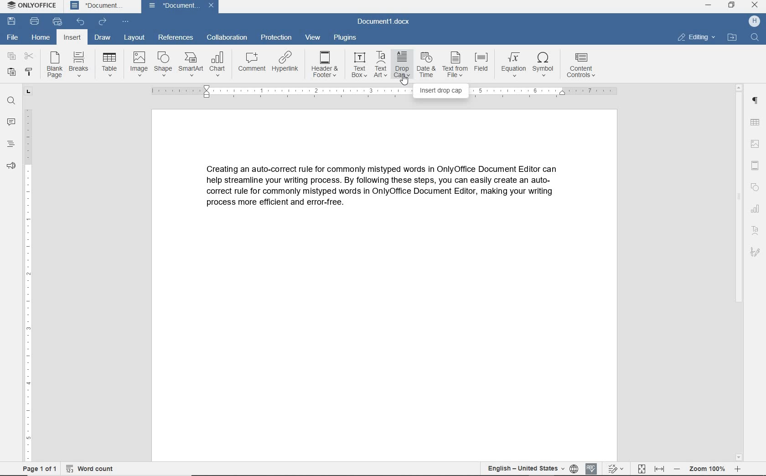 The height and width of the screenshot is (476, 766). Describe the element at coordinates (11, 166) in the screenshot. I see `feedback & support` at that location.